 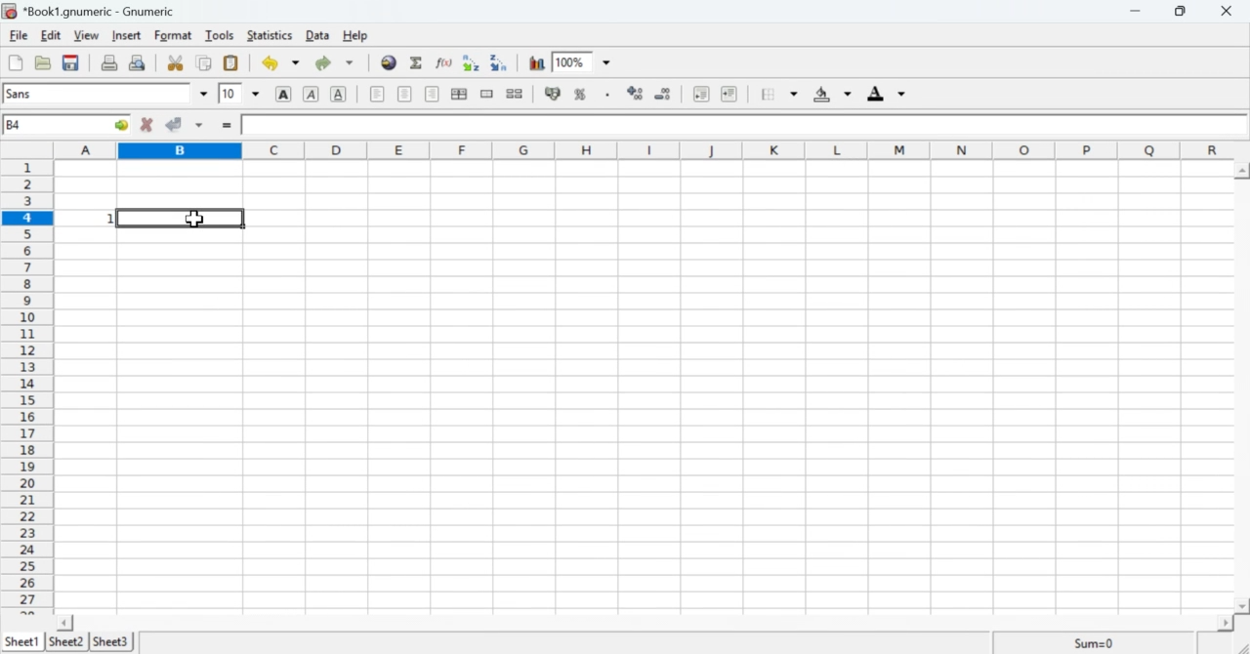 What do you see at coordinates (473, 63) in the screenshot?
I see `Sort into ascending` at bounding box center [473, 63].